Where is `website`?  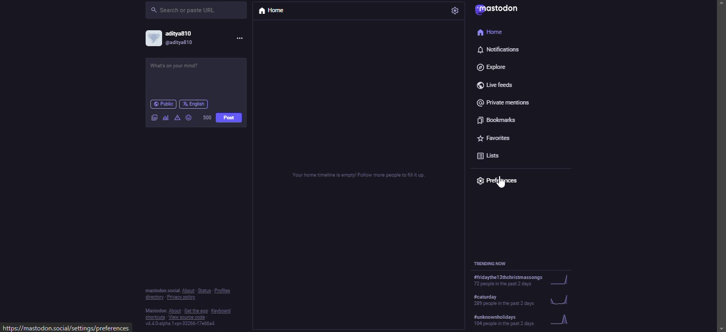 website is located at coordinates (67, 327).